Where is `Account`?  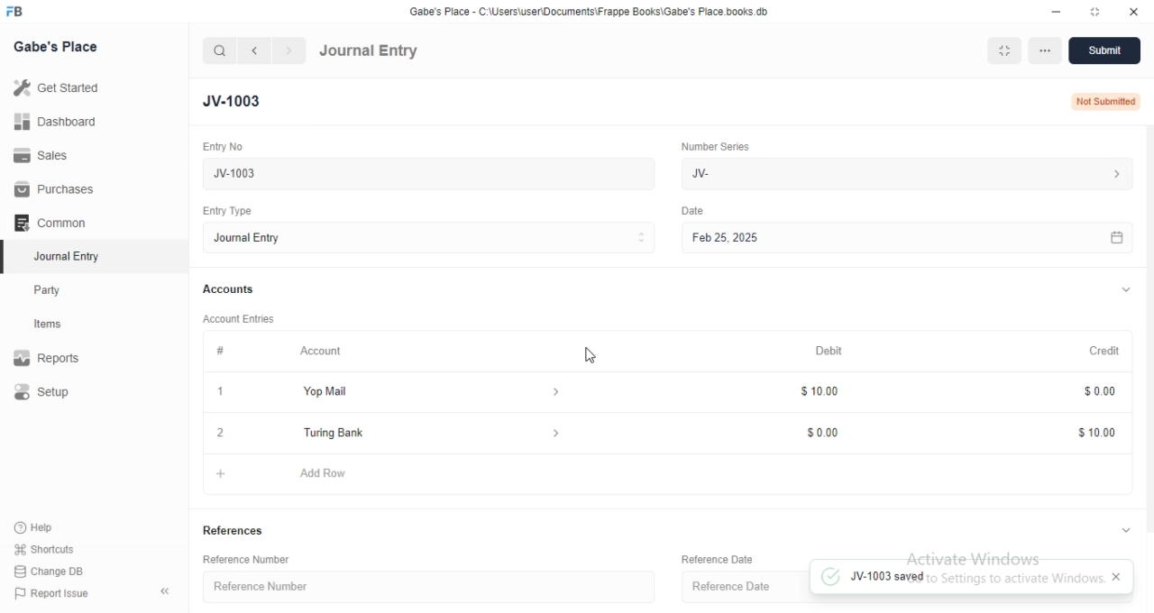 Account is located at coordinates (323, 352).